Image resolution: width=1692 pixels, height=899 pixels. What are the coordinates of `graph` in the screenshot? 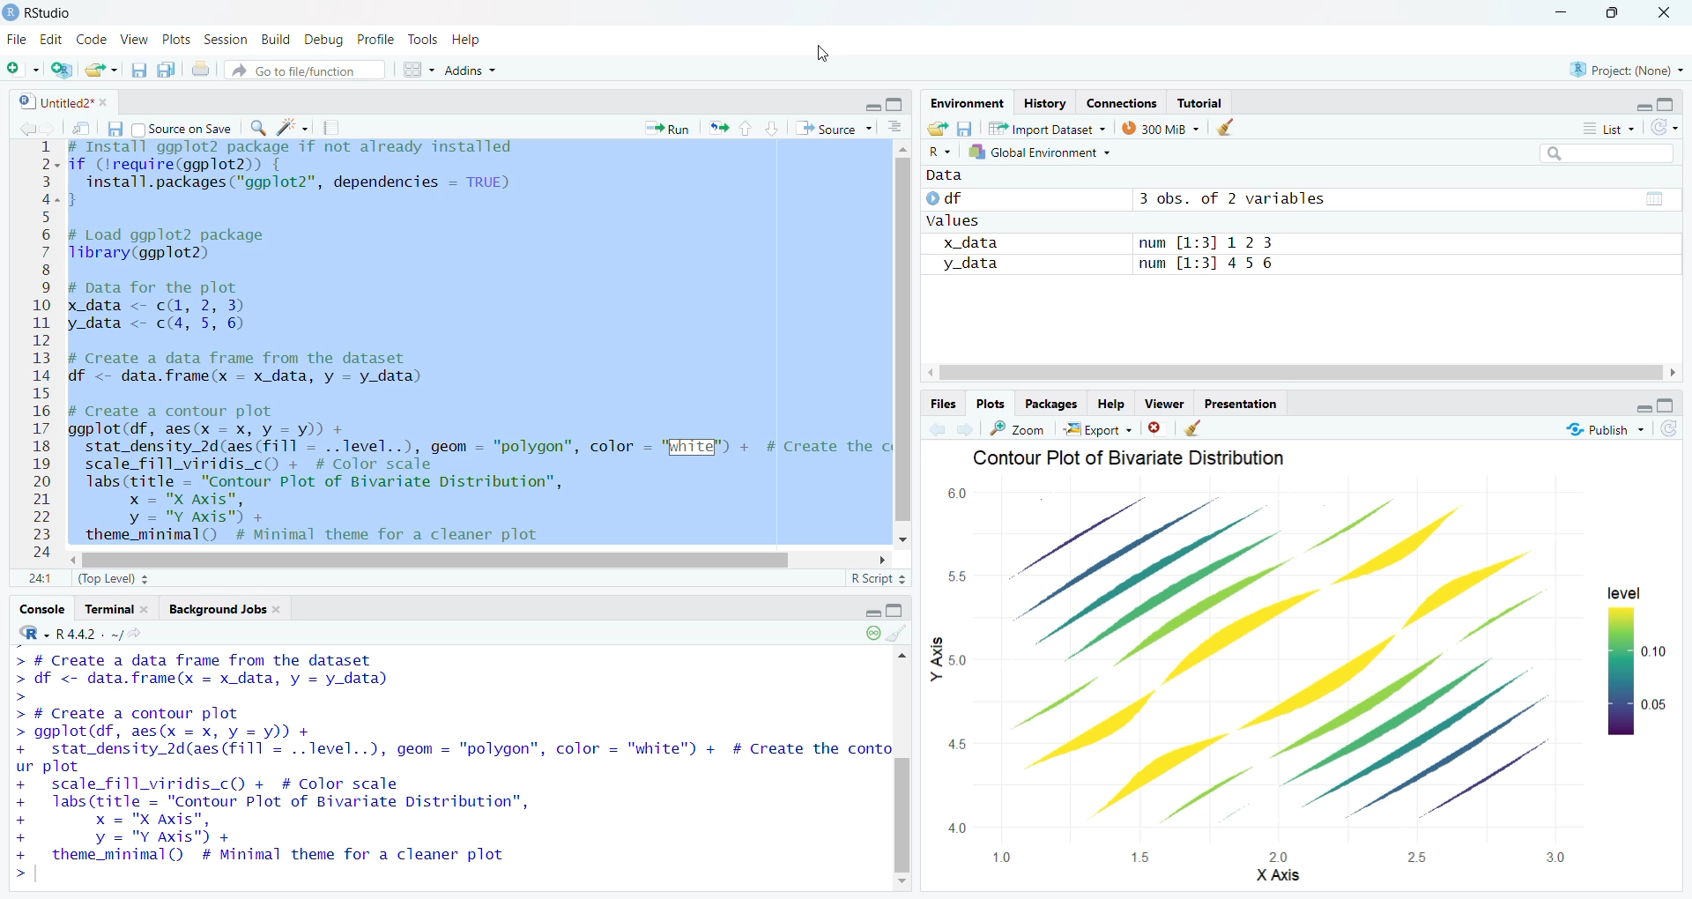 It's located at (1268, 674).